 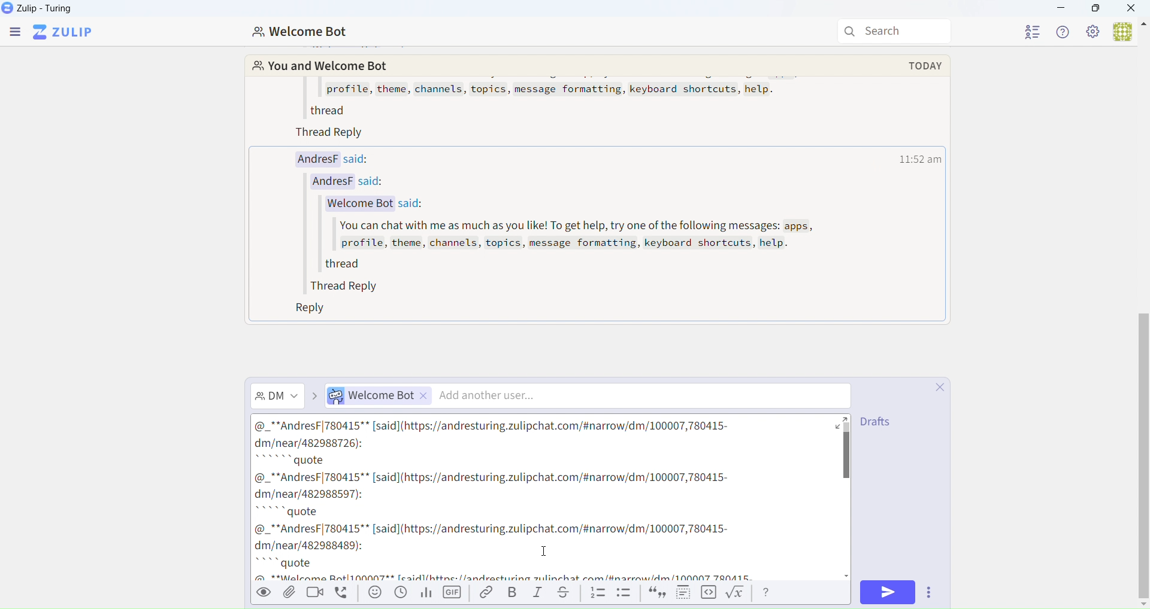 I want to click on quote, so click(x=656, y=593).